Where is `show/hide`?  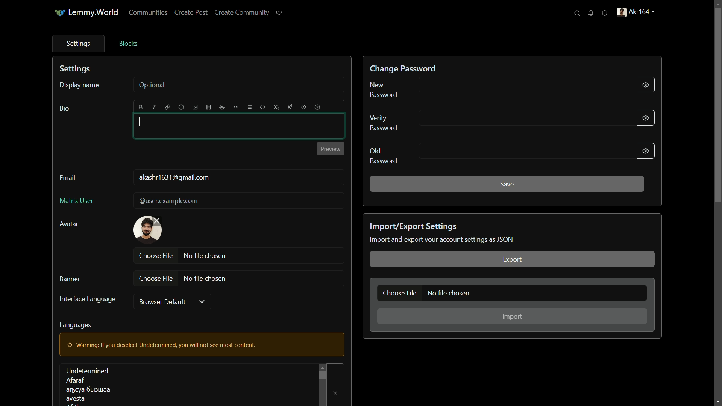
show/hide is located at coordinates (645, 118).